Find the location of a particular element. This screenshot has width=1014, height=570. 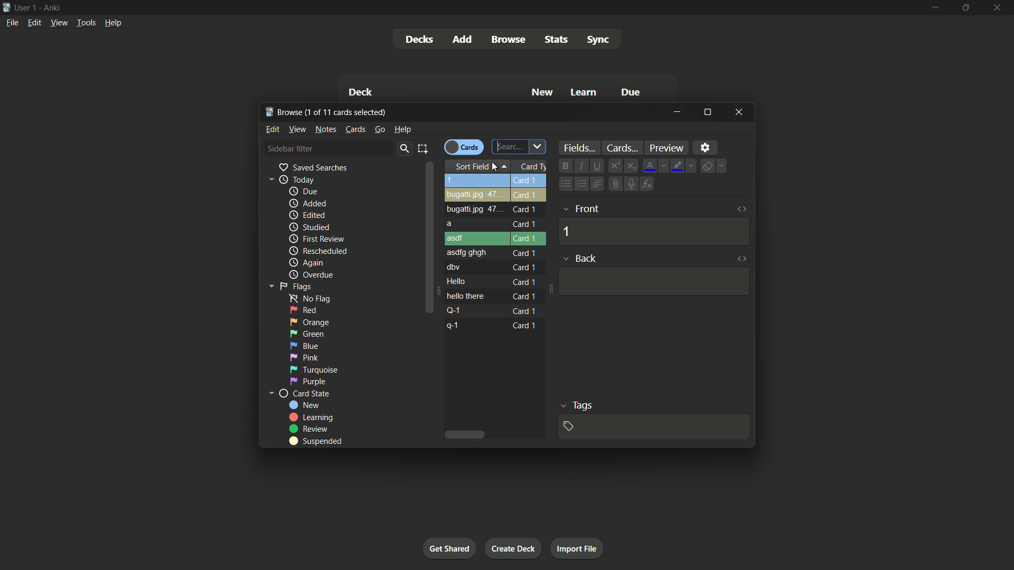

toggle html editor is located at coordinates (741, 208).